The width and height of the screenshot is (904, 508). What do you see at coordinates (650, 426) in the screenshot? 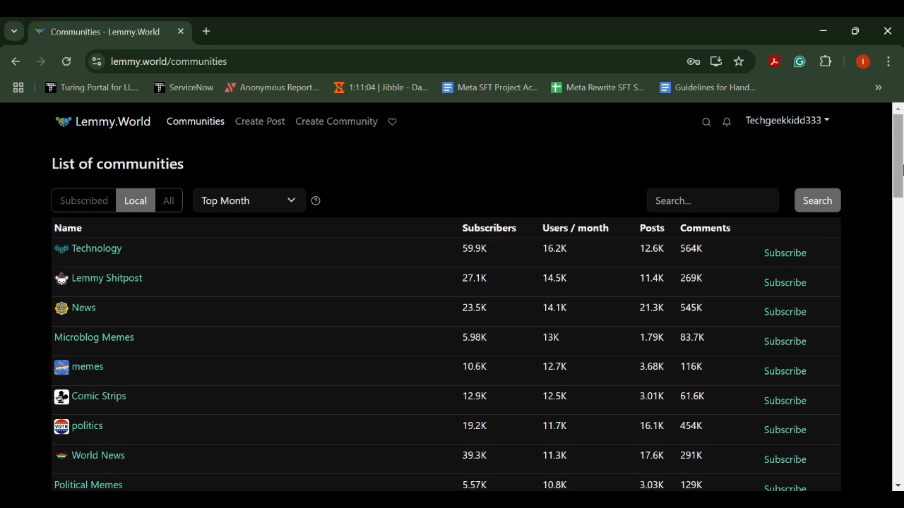
I see `16.1K` at bounding box center [650, 426].